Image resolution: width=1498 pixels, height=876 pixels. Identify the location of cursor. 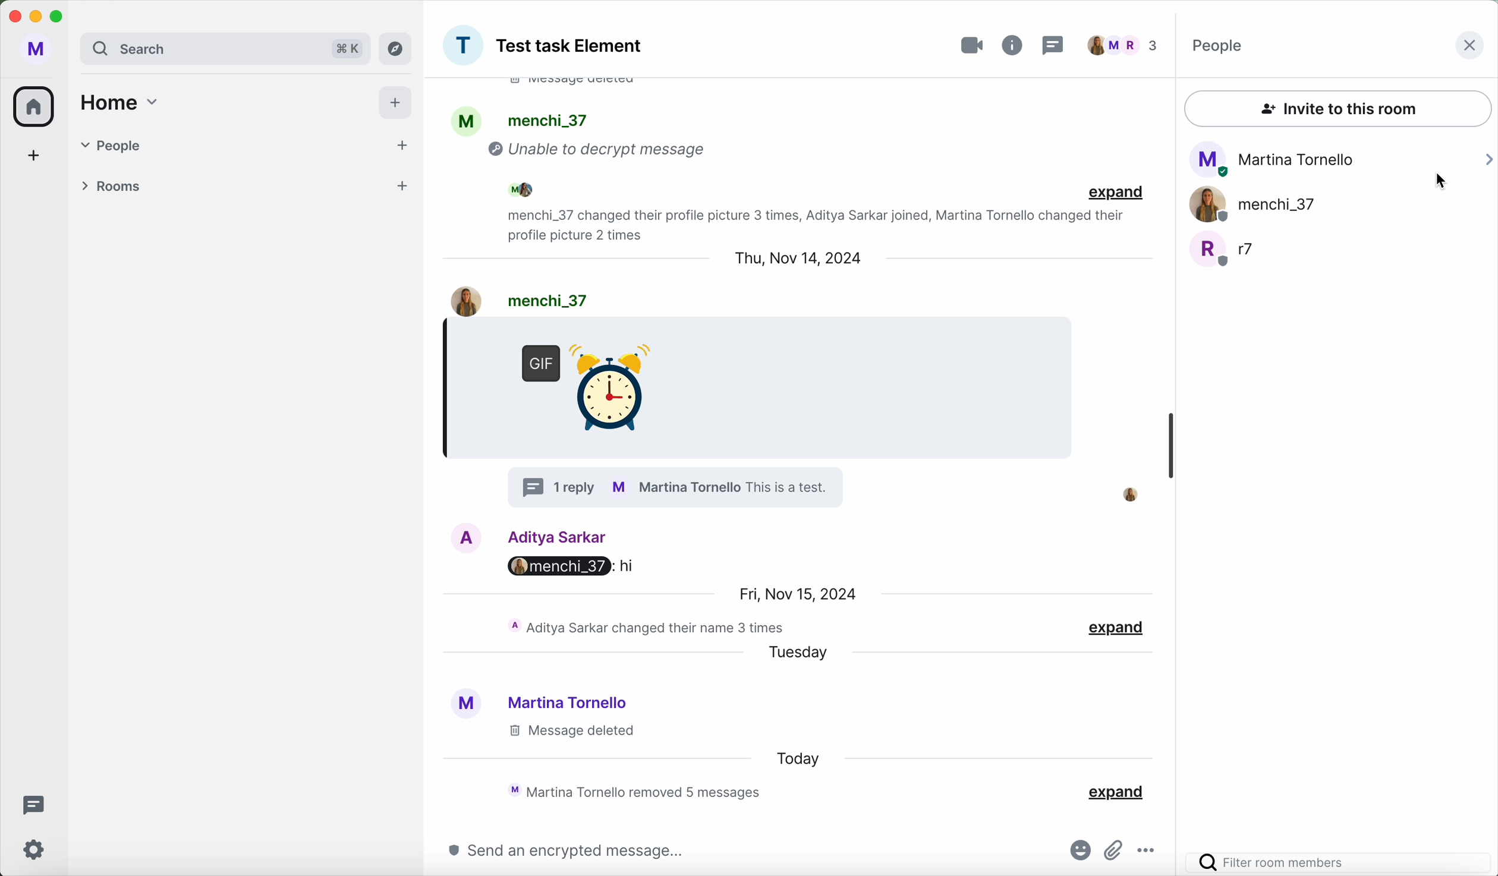
(1443, 185).